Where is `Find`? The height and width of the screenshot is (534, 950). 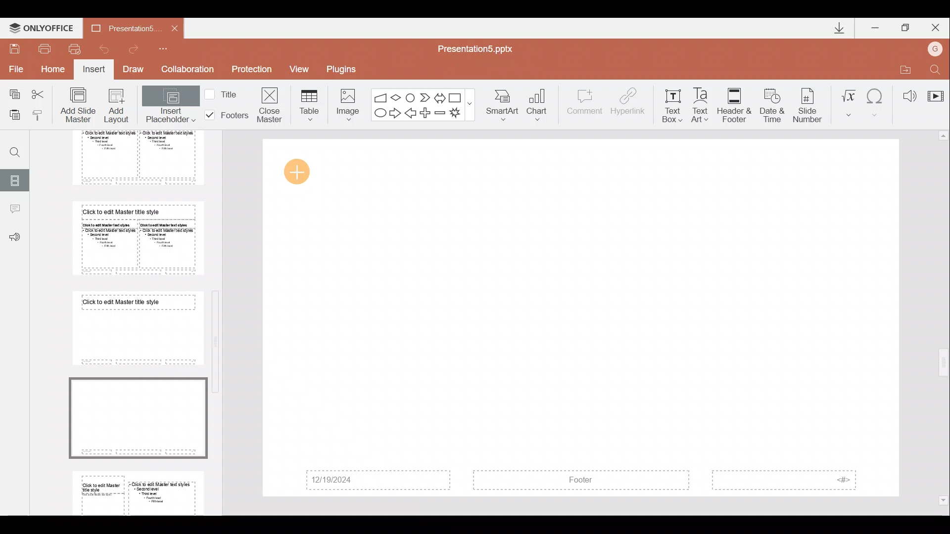
Find is located at coordinates (936, 68).